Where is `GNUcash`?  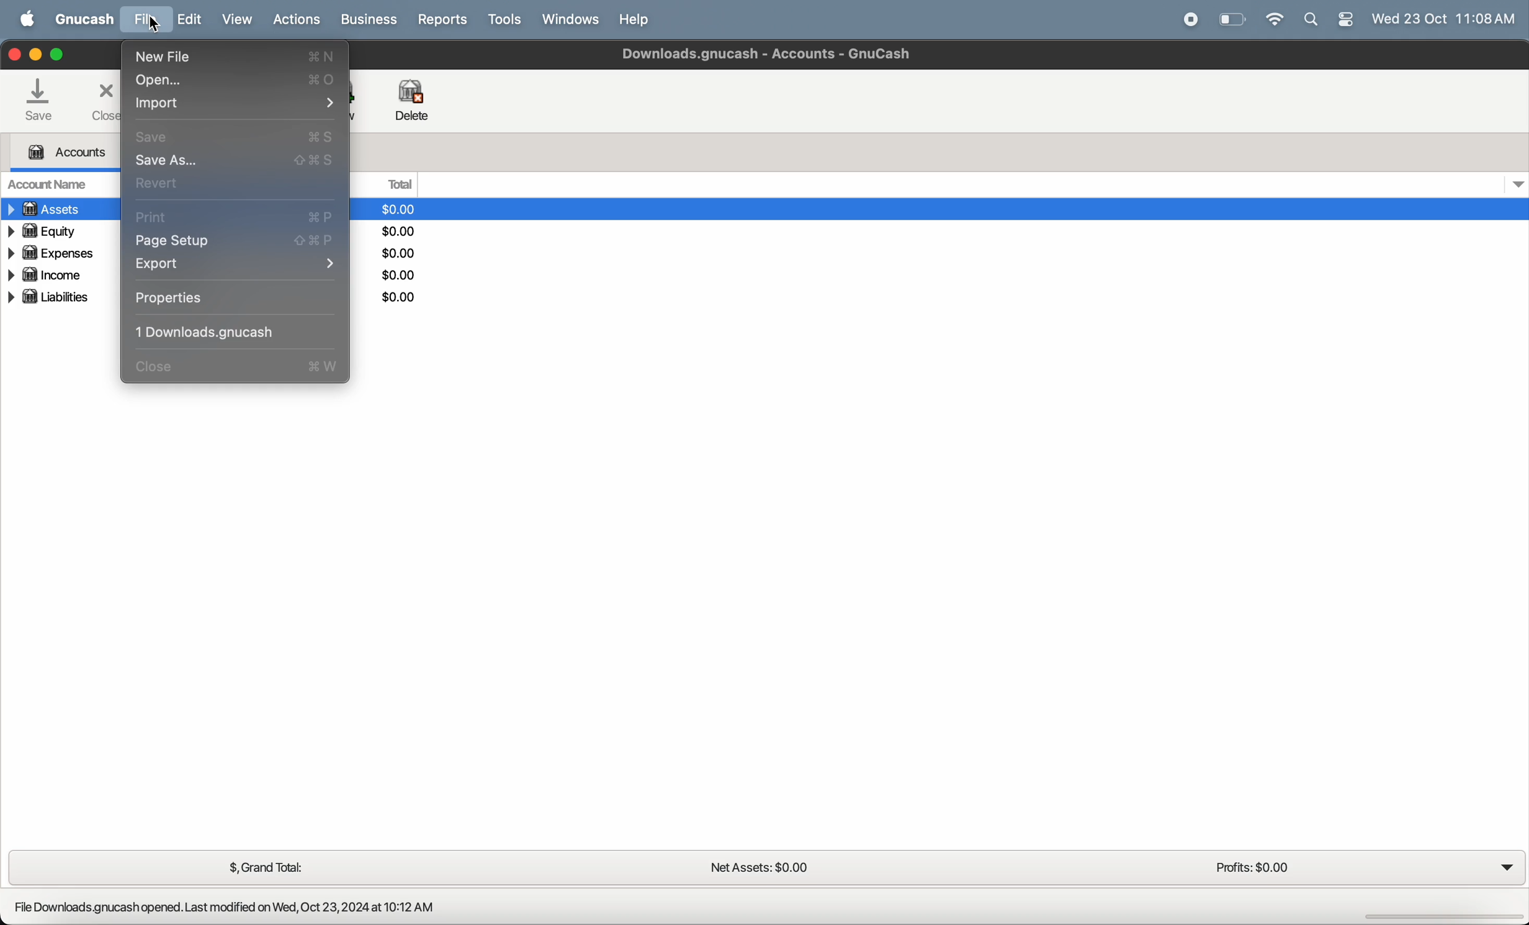 GNUcash is located at coordinates (79, 20).